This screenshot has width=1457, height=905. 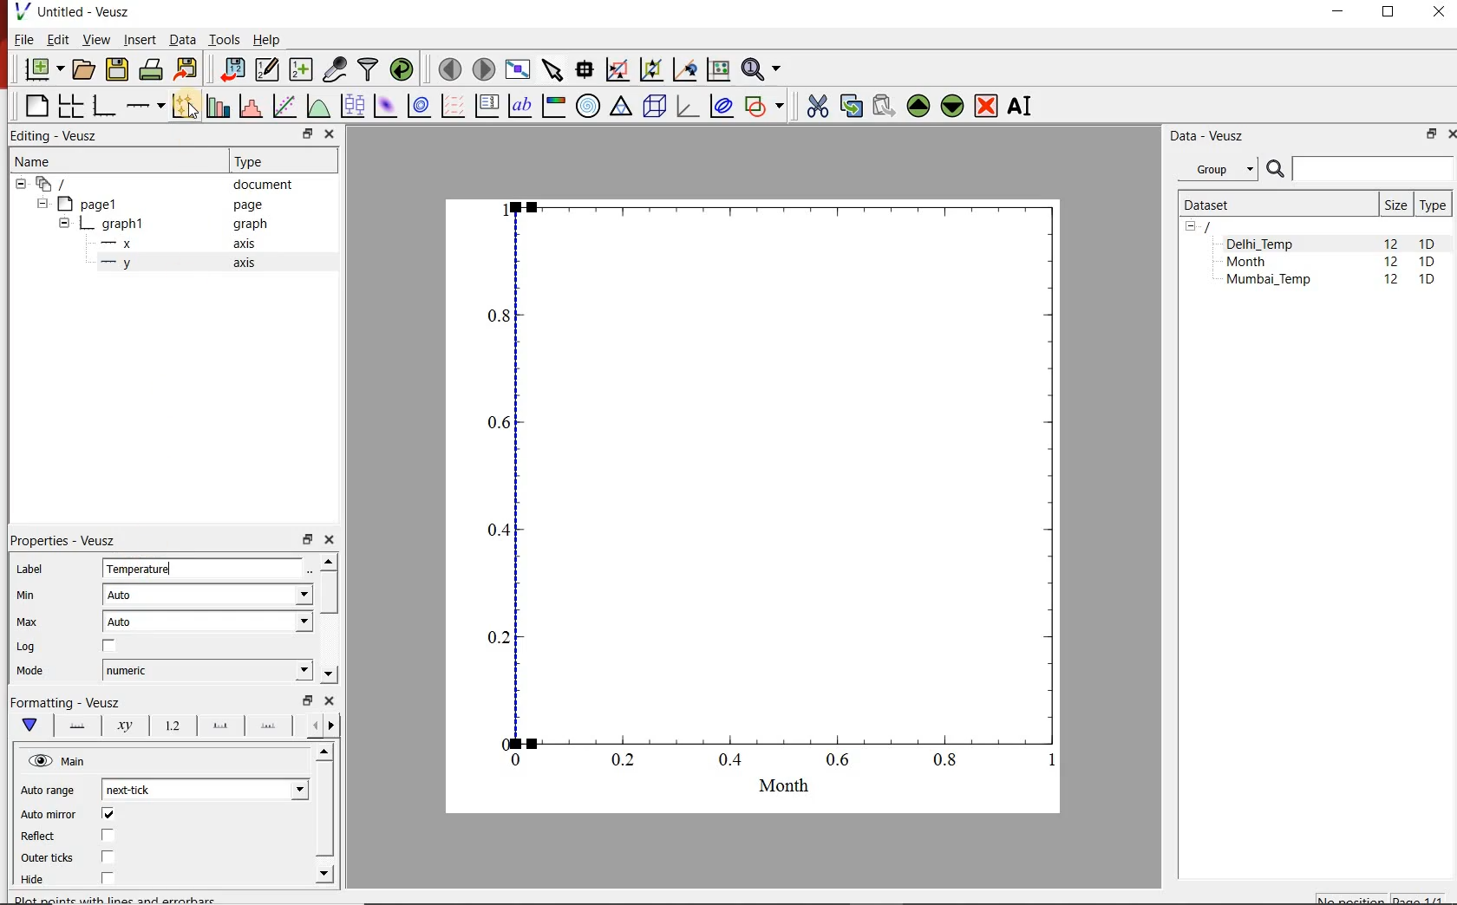 I want to click on plot box plots, so click(x=352, y=106).